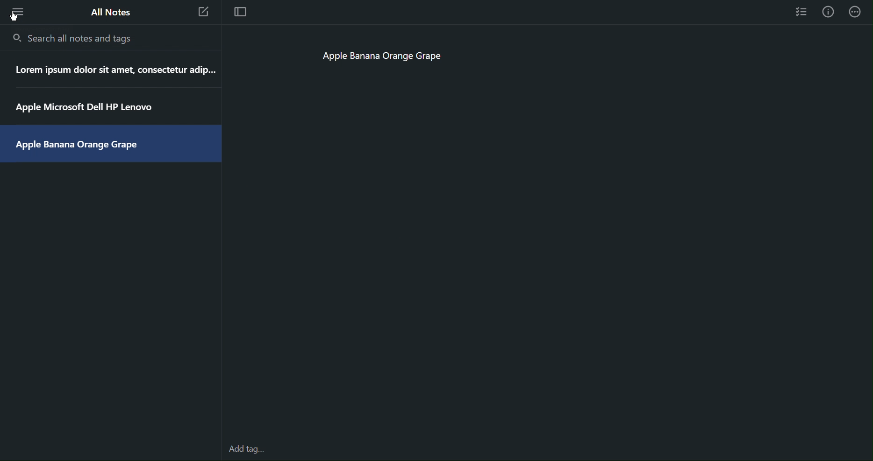 The width and height of the screenshot is (873, 461). Describe the element at coordinates (204, 14) in the screenshot. I see `New Note` at that location.